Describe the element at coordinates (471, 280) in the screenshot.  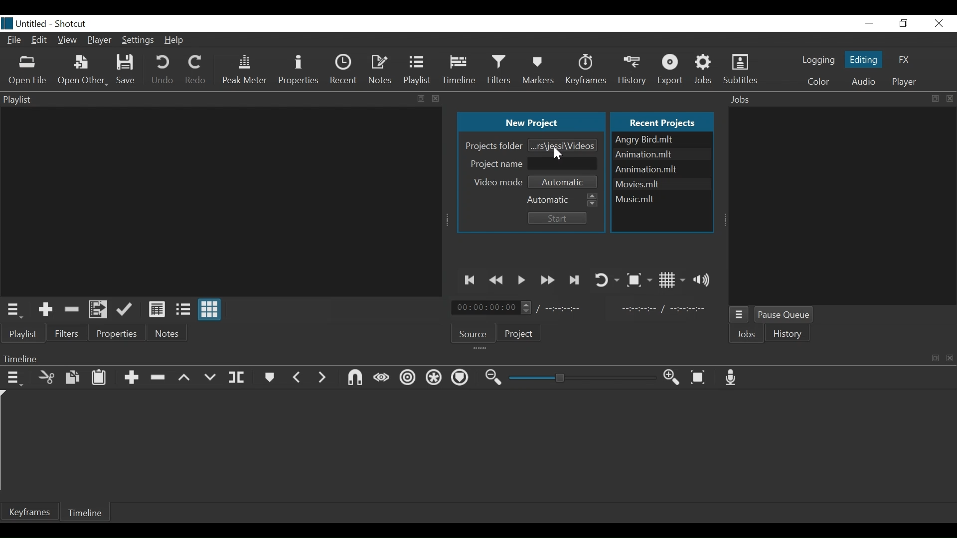
I see `Skip to the previous point` at that location.